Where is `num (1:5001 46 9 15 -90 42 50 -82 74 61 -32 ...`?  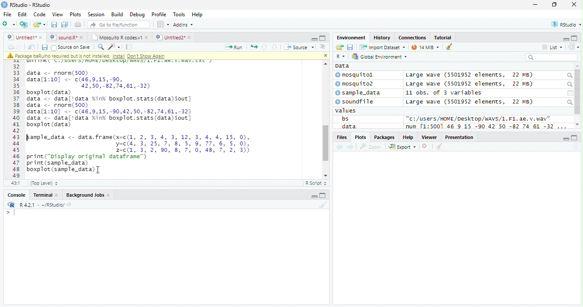 num (1:5001 46 9 15 -90 42 50 -82 74 61 -32 ... is located at coordinates (487, 127).